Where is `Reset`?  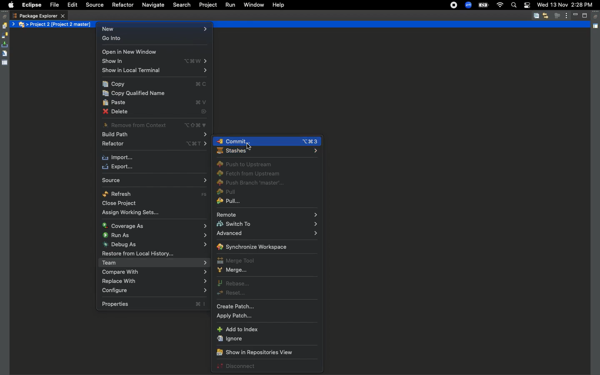
Reset is located at coordinates (232, 294).